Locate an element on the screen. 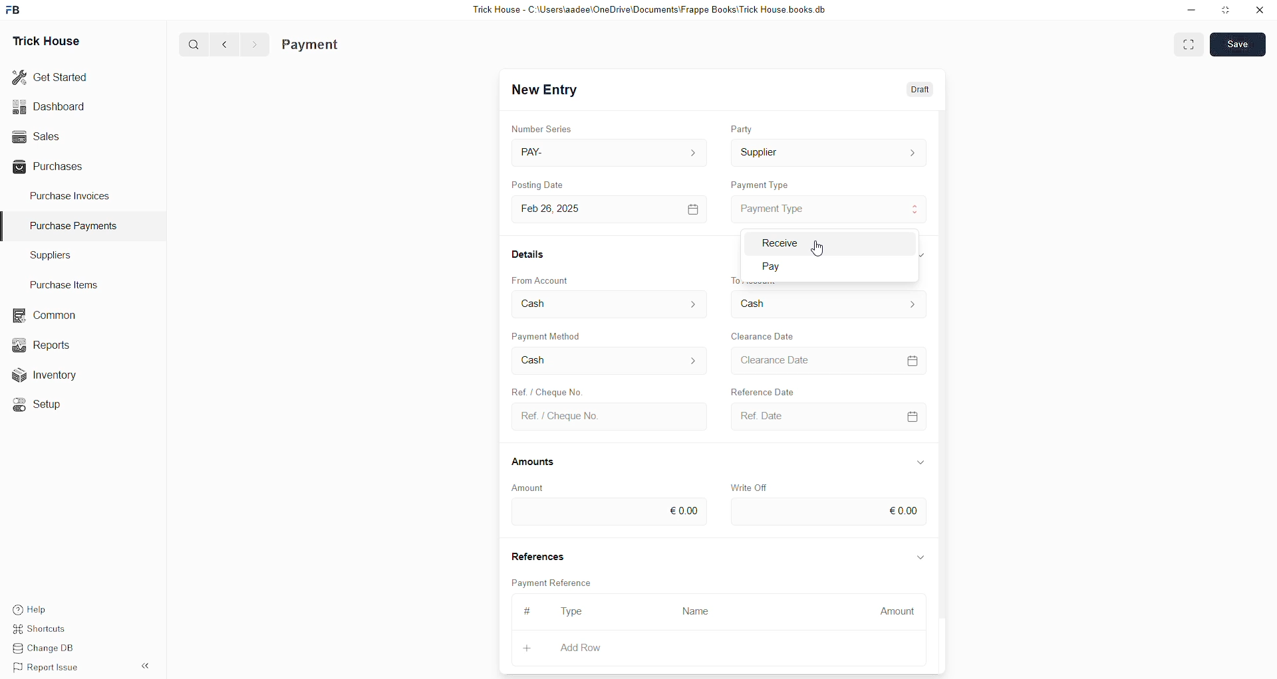 The width and height of the screenshot is (1277, 679). Shortcuts is located at coordinates (40, 629).